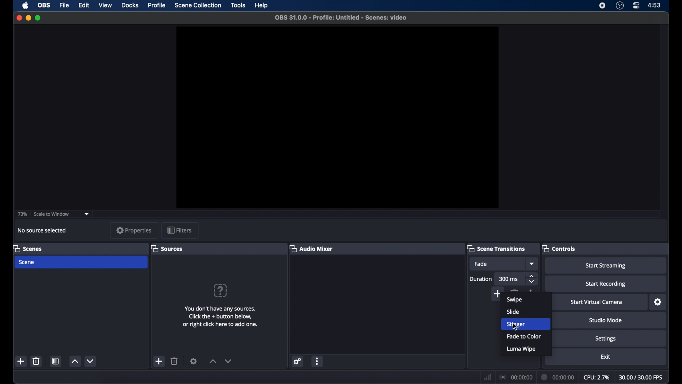 This screenshot has height=384, width=682. Describe the element at coordinates (658, 302) in the screenshot. I see `settings` at that location.